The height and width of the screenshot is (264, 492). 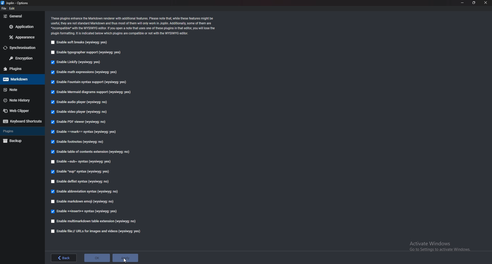 I want to click on Activate windows pop up, so click(x=443, y=248).